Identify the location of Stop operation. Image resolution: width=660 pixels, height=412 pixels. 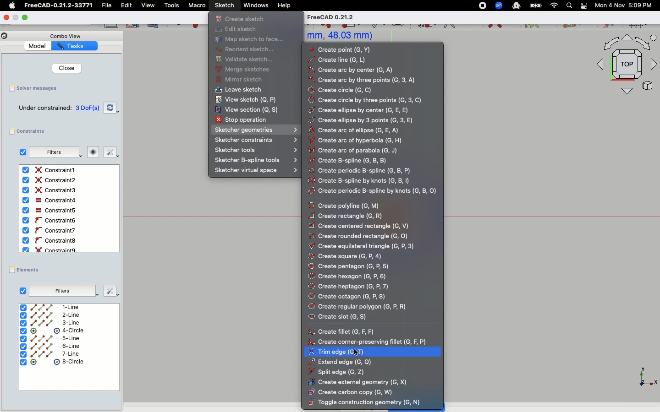
(256, 119).